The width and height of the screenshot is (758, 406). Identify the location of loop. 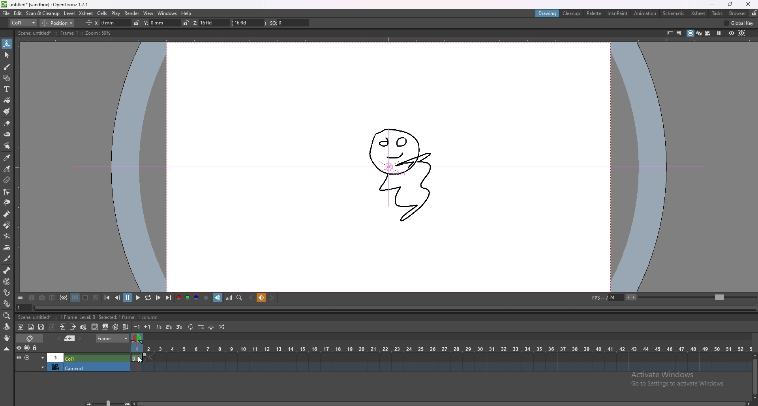
(148, 298).